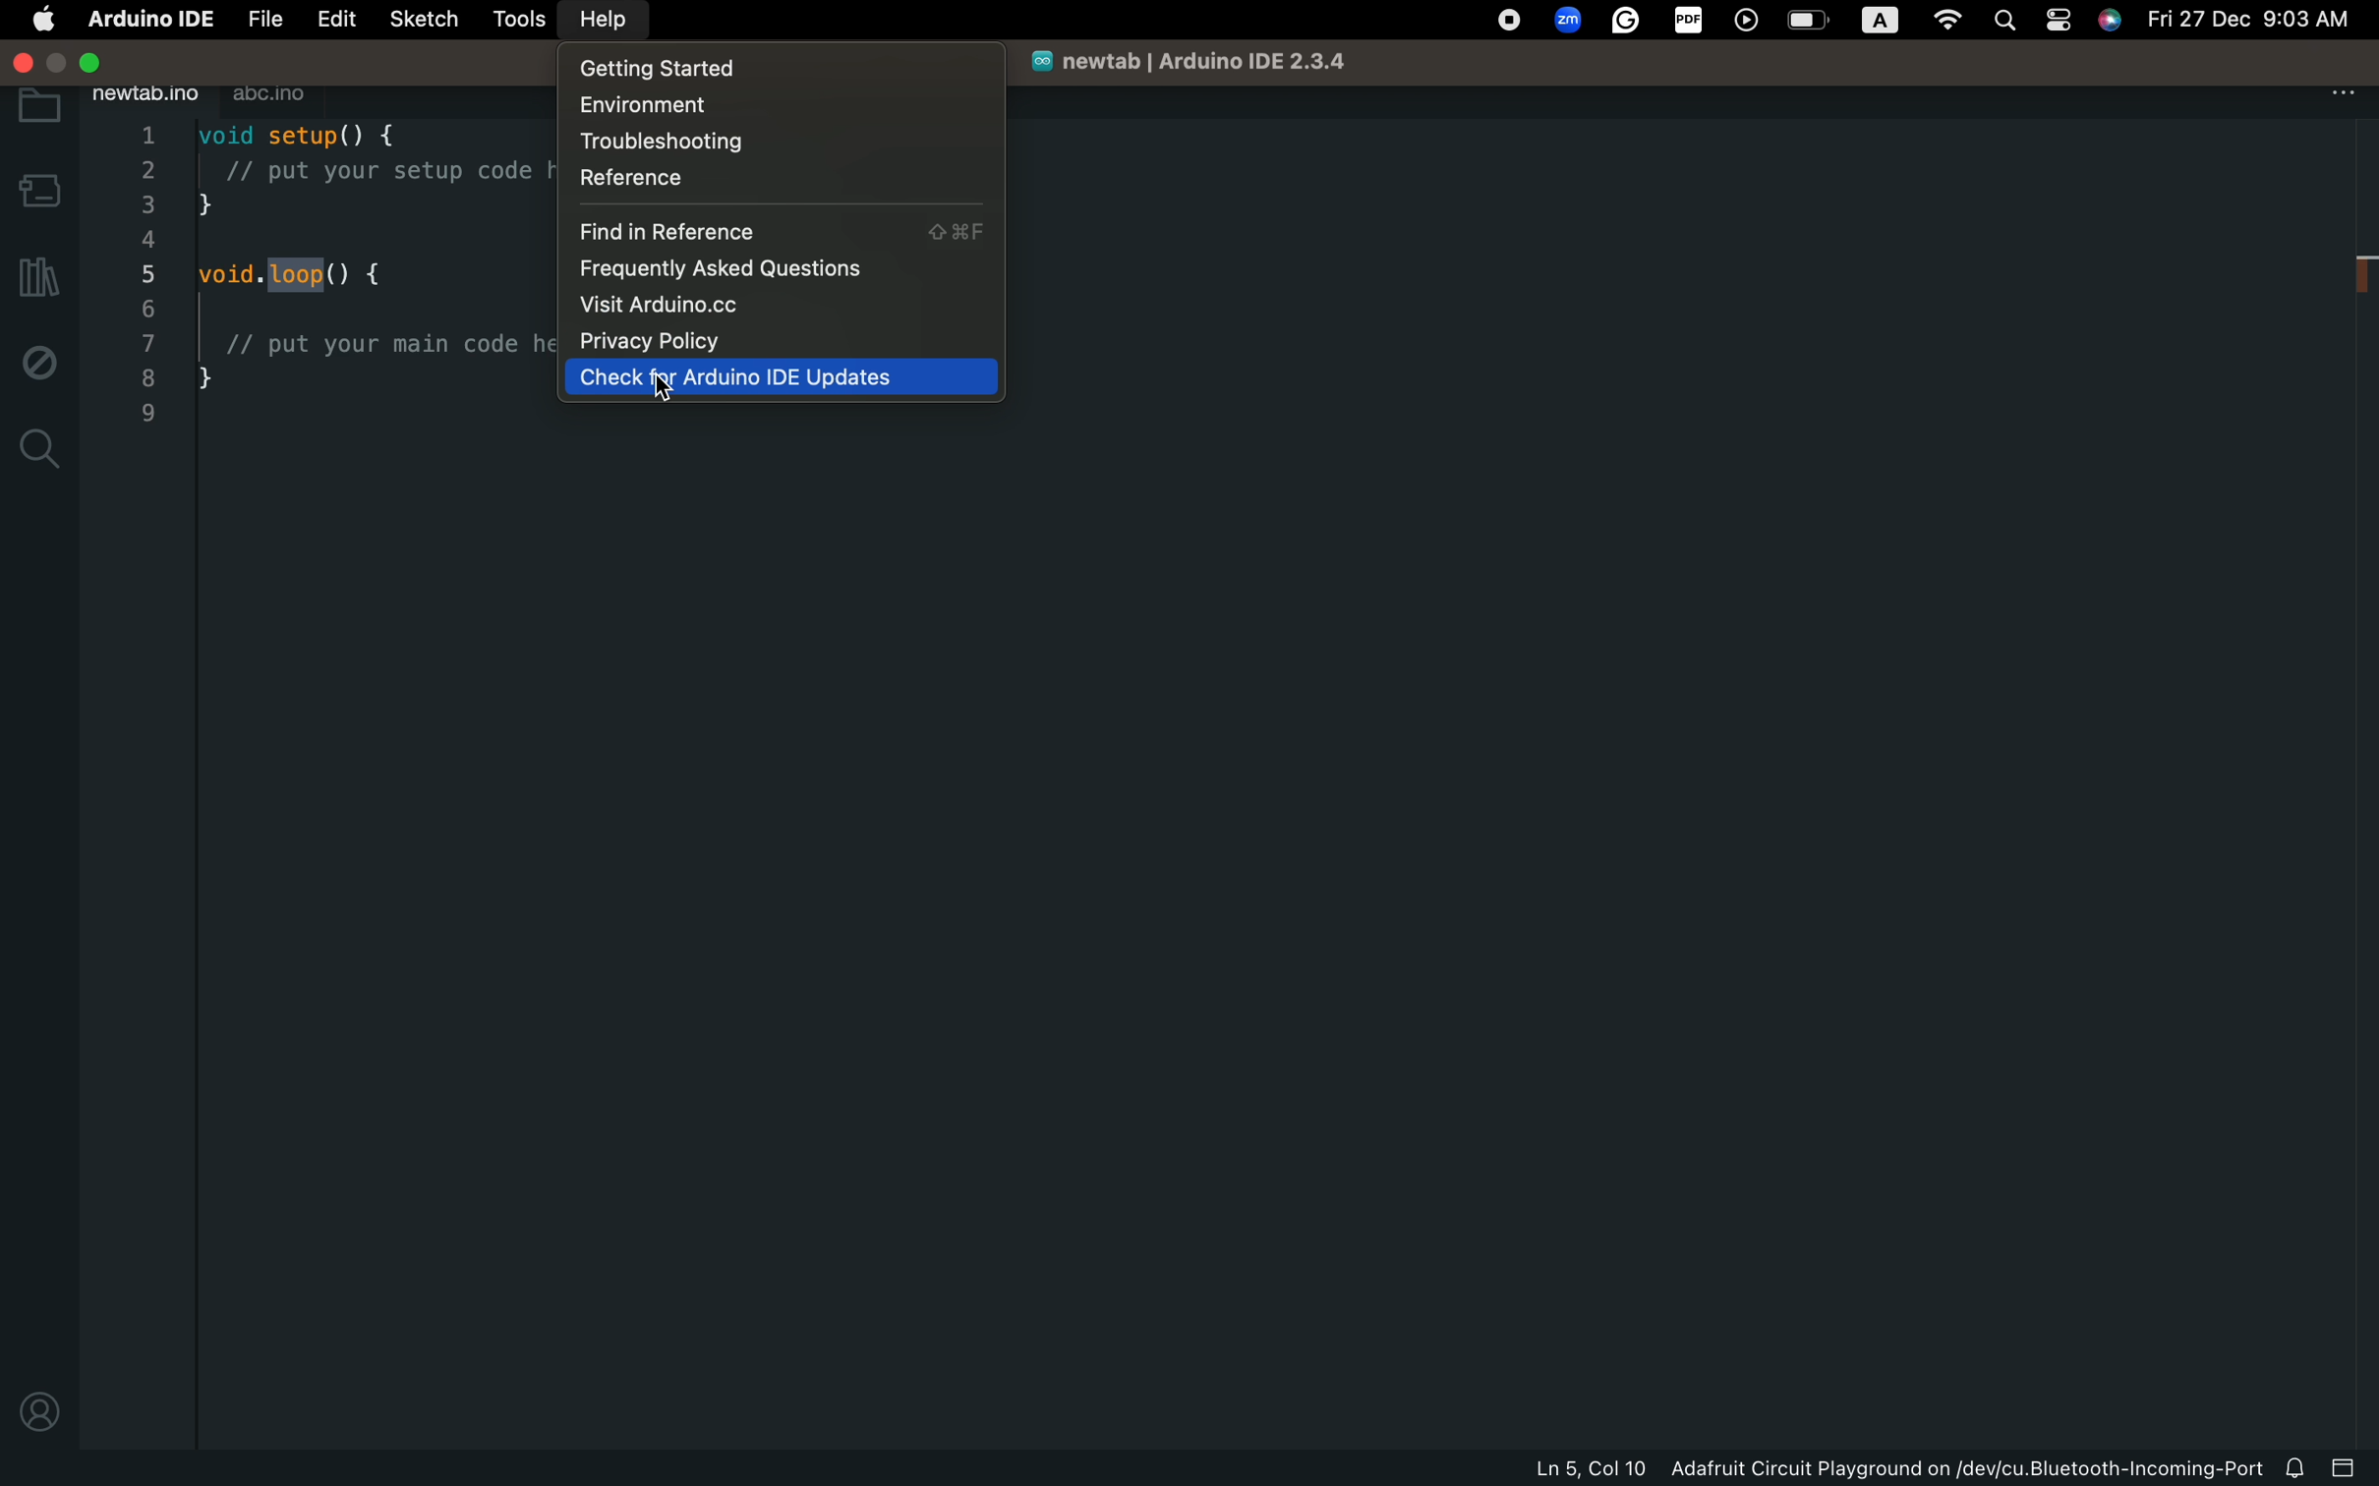 This screenshot has height=1486, width=2379. I want to click on privacy policy, so click(667, 338).